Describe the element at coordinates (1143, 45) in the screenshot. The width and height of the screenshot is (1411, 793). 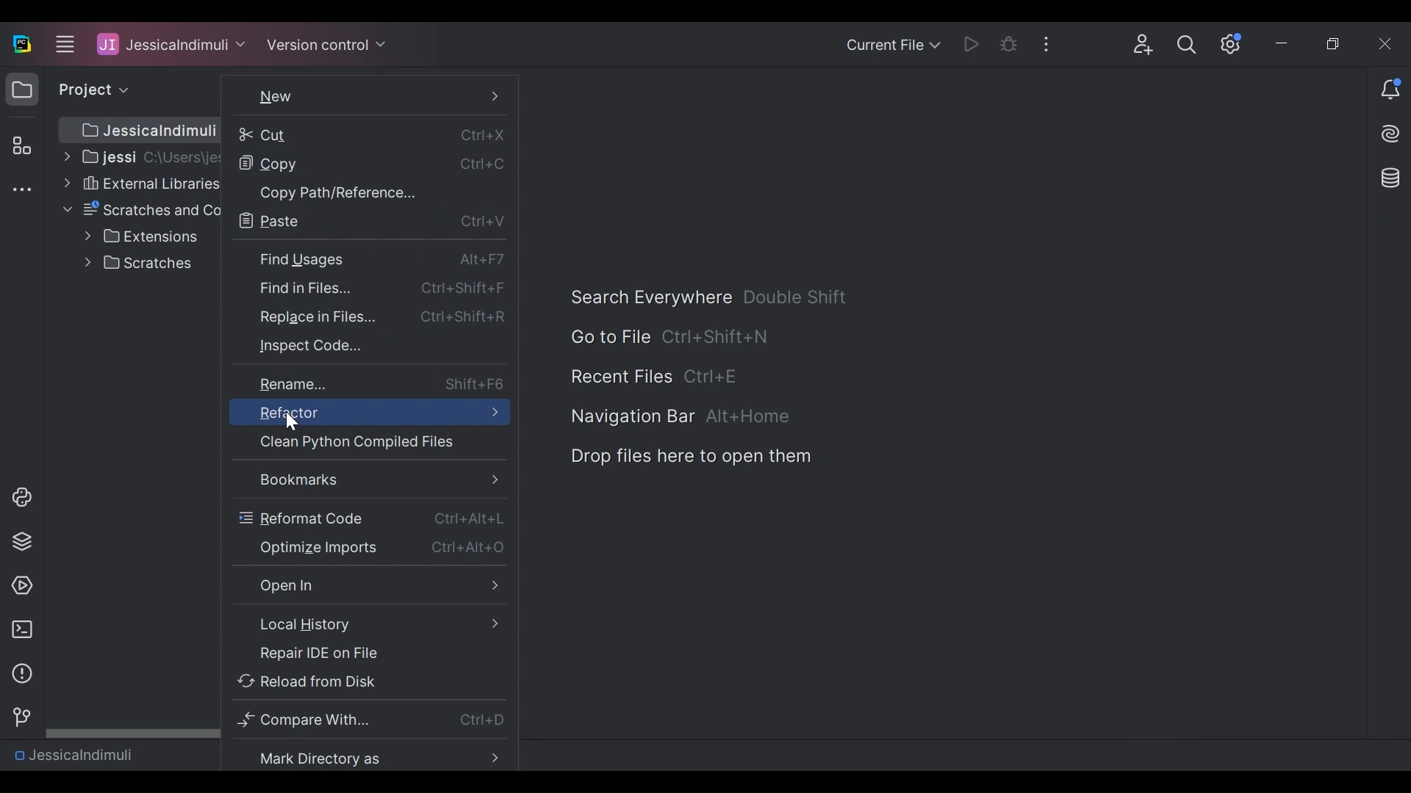
I see `Code with Me` at that location.